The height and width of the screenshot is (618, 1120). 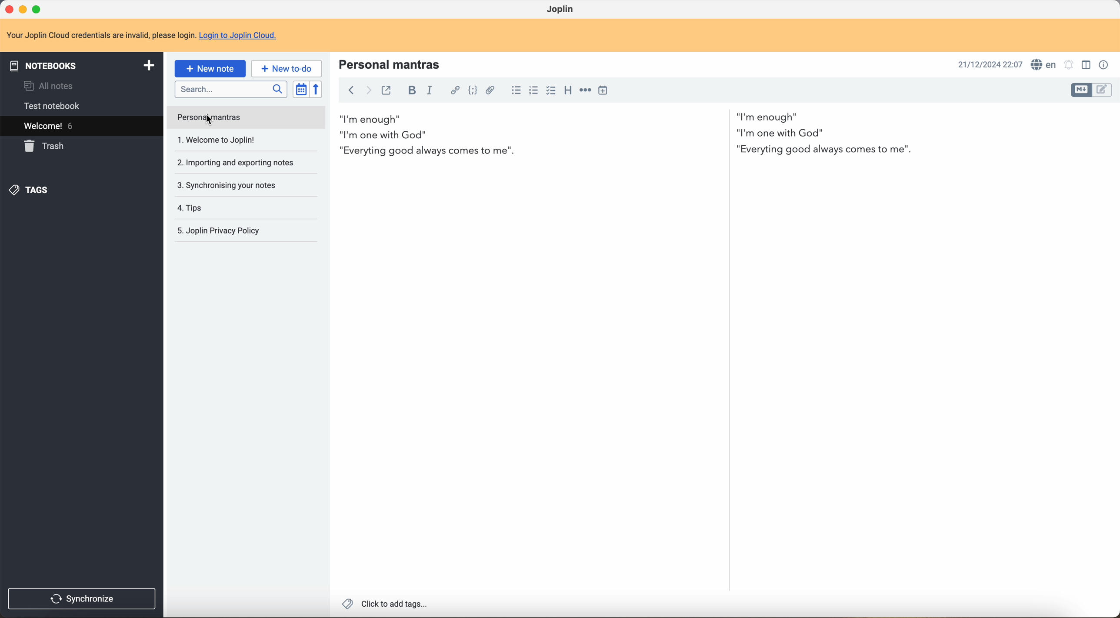 I want to click on code, so click(x=472, y=91).